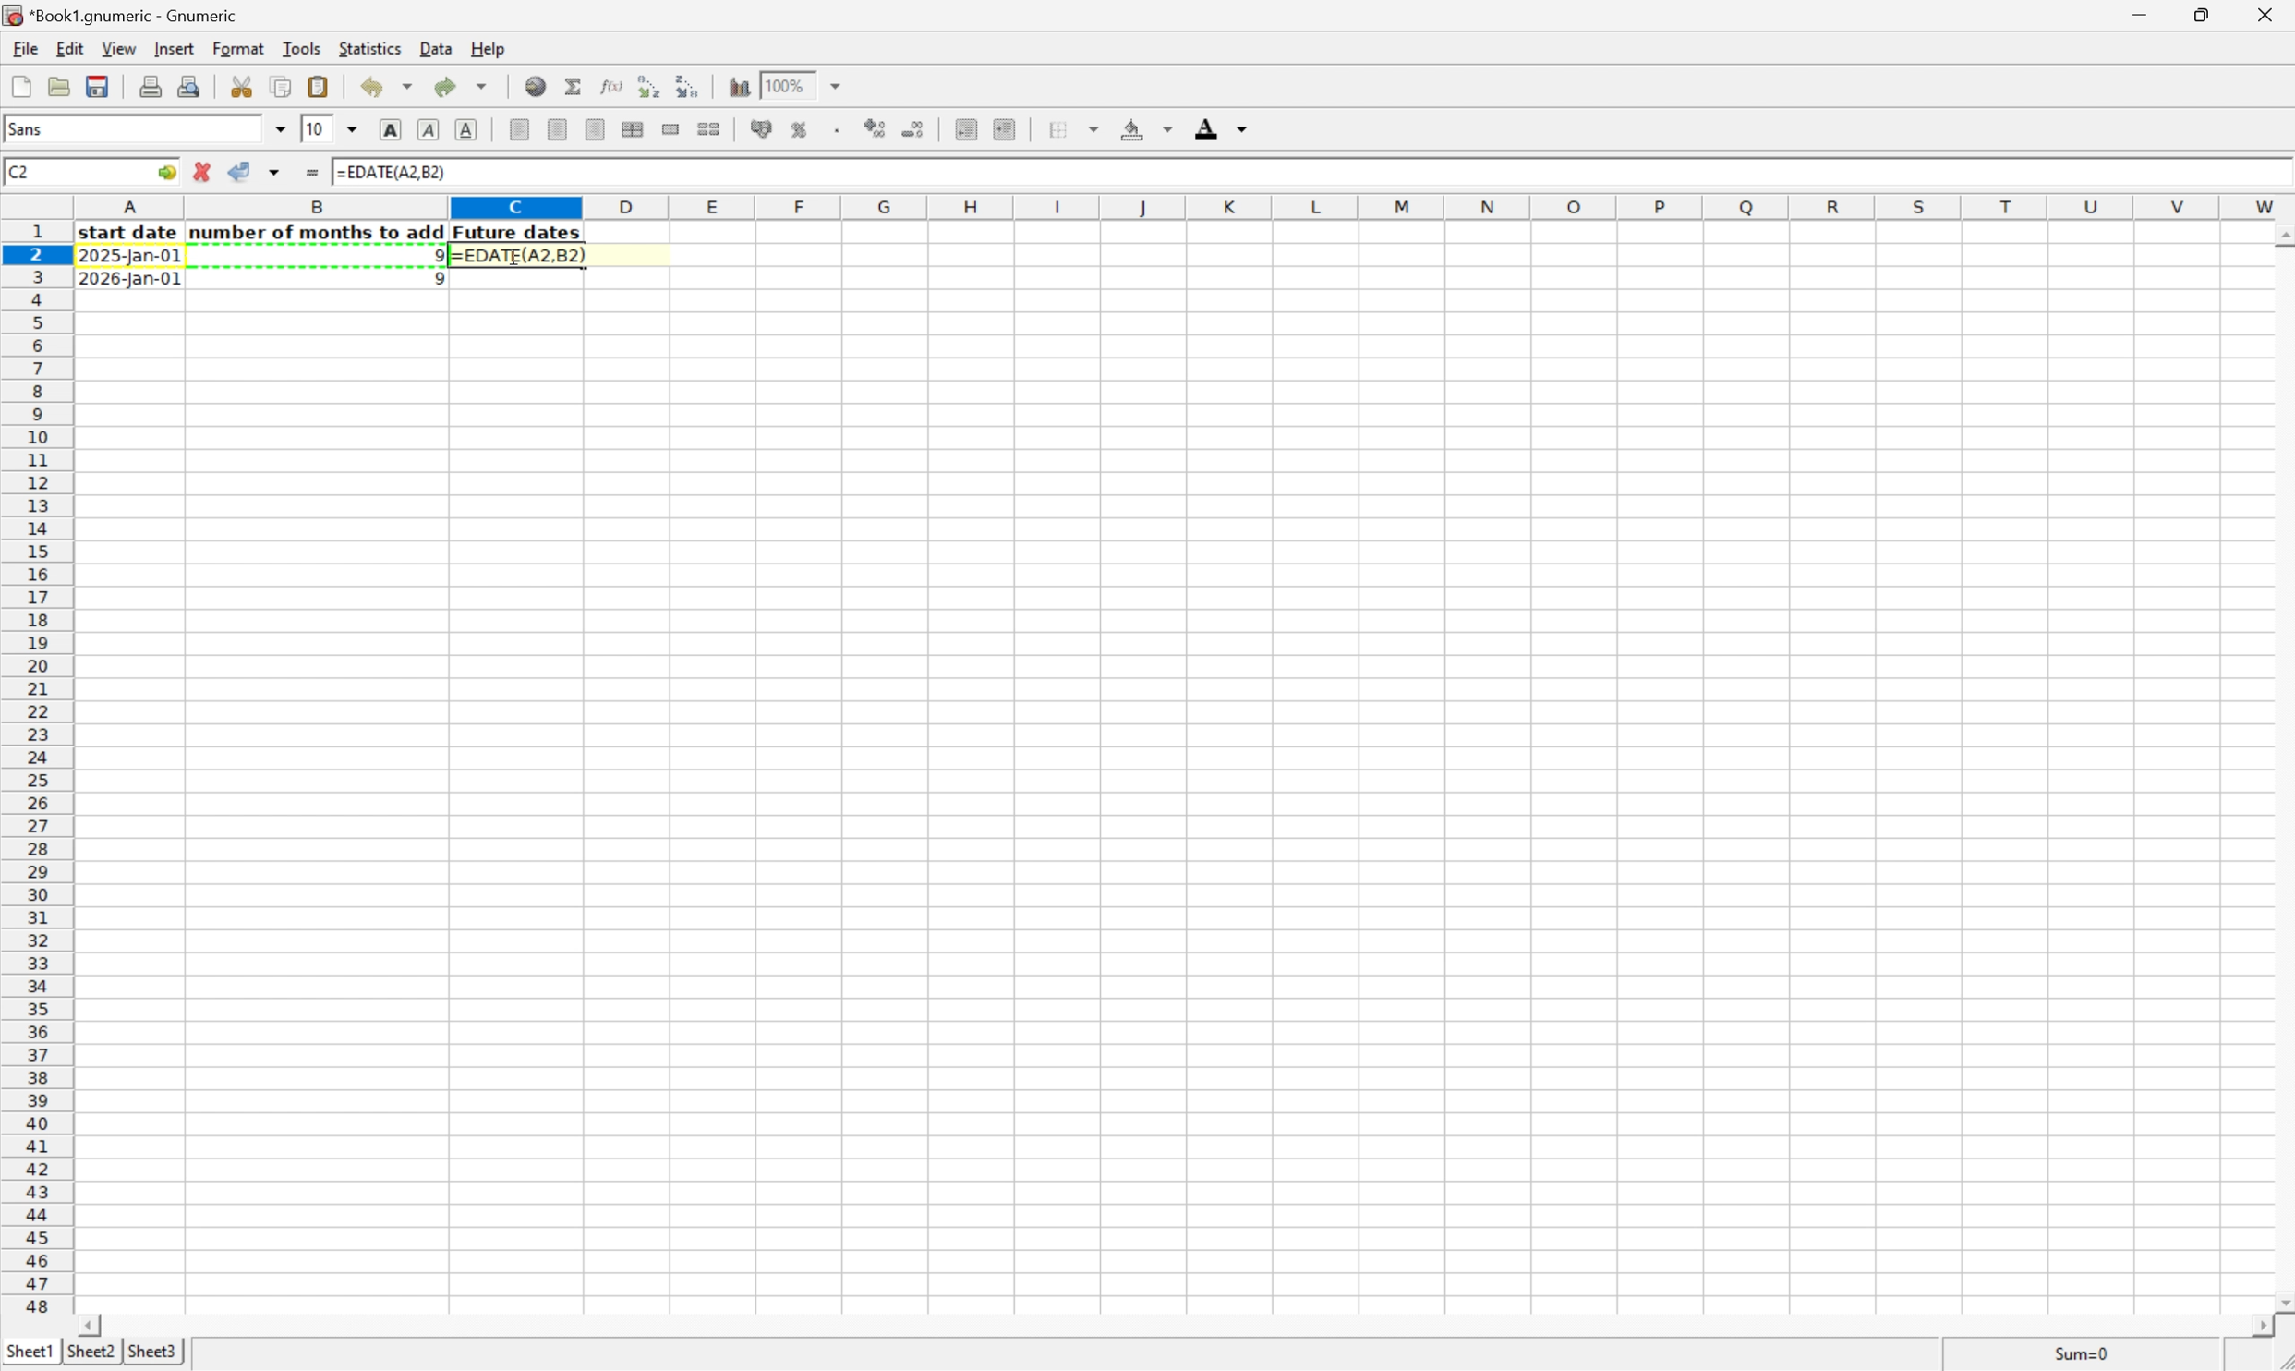 The height and width of the screenshot is (1371, 2295). Describe the element at coordinates (118, 47) in the screenshot. I see `View` at that location.